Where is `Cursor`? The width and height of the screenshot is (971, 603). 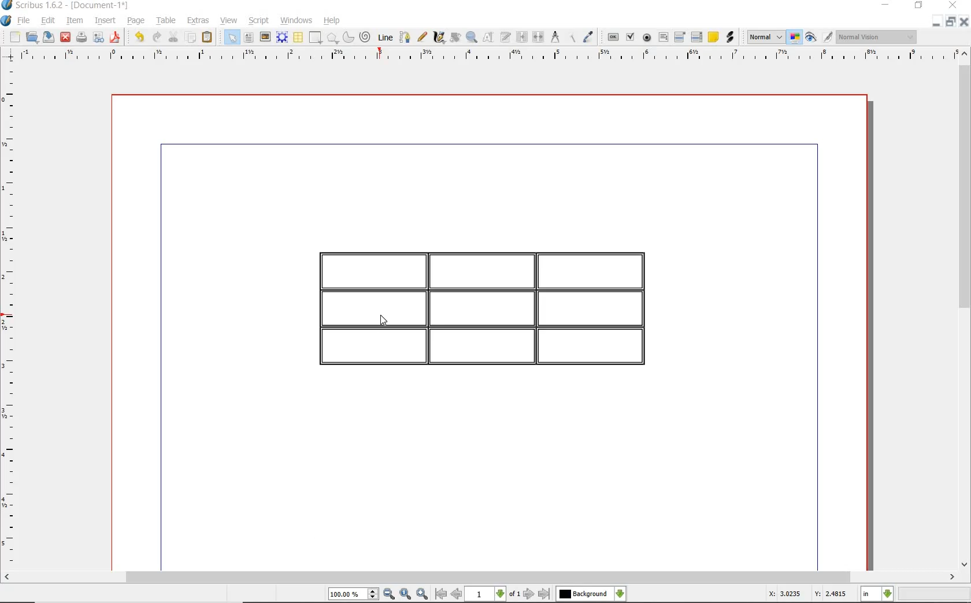 Cursor is located at coordinates (384, 319).